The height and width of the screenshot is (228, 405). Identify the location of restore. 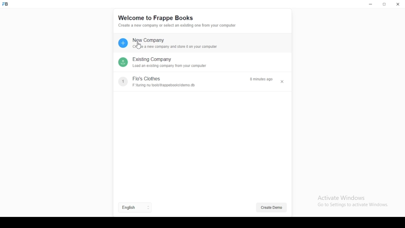
(385, 4).